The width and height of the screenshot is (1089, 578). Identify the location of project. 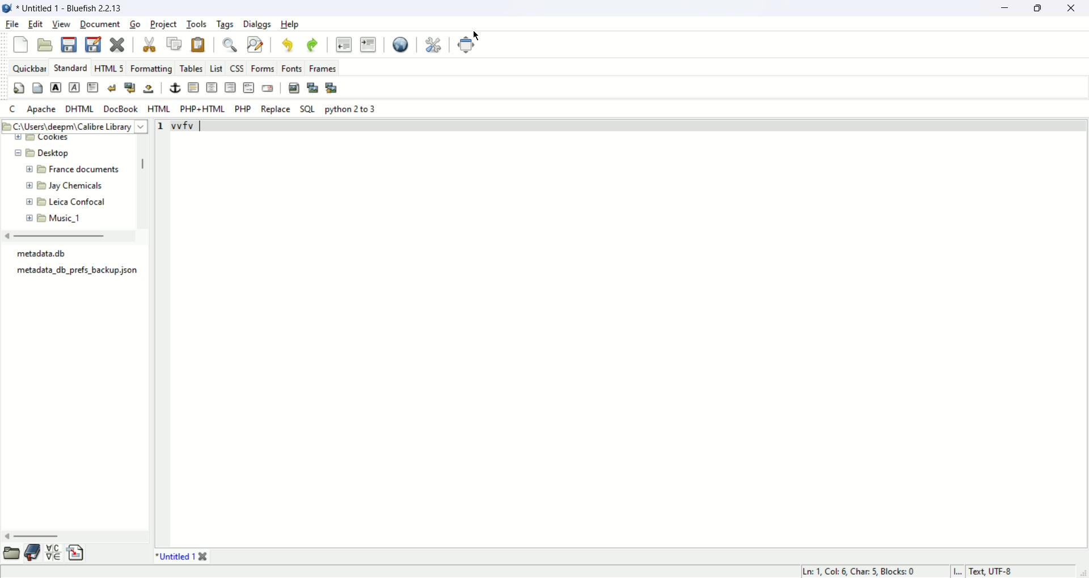
(163, 25).